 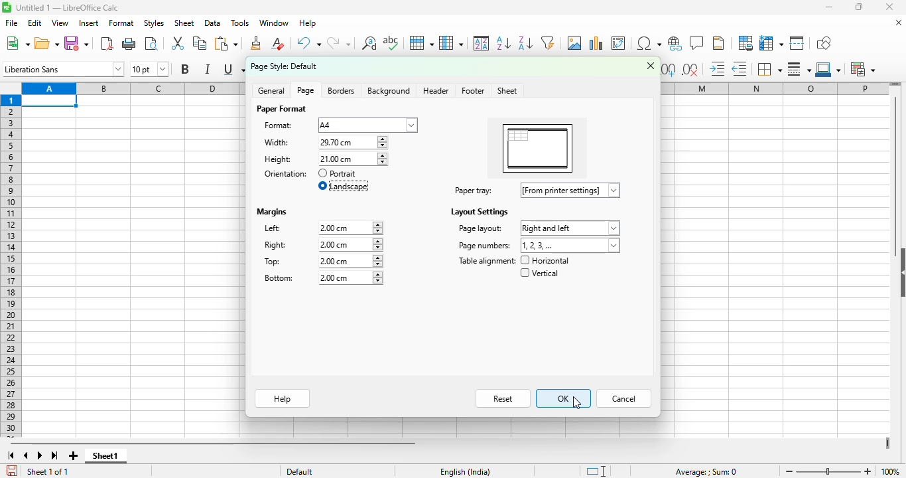 What do you see at coordinates (485, 246) in the screenshot?
I see `page numbers: ` at bounding box center [485, 246].